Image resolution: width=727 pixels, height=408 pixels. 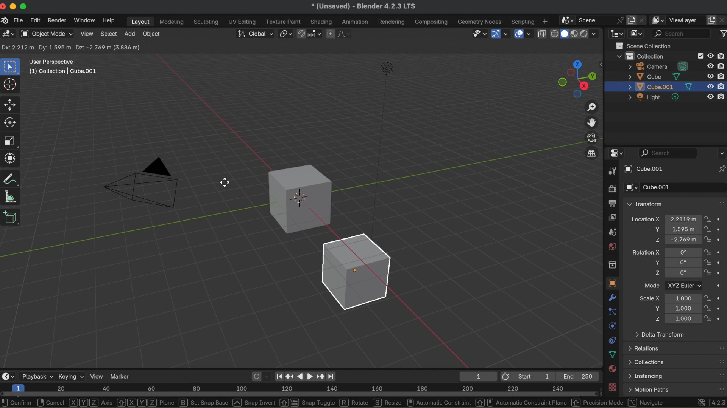 I want to click on Duplicated cube, so click(x=357, y=272).